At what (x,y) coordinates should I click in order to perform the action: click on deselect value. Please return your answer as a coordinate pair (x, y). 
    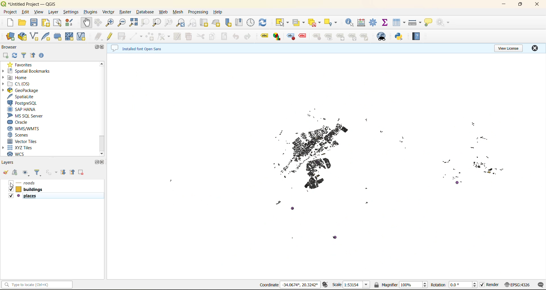
    Looking at the image, I should click on (313, 24).